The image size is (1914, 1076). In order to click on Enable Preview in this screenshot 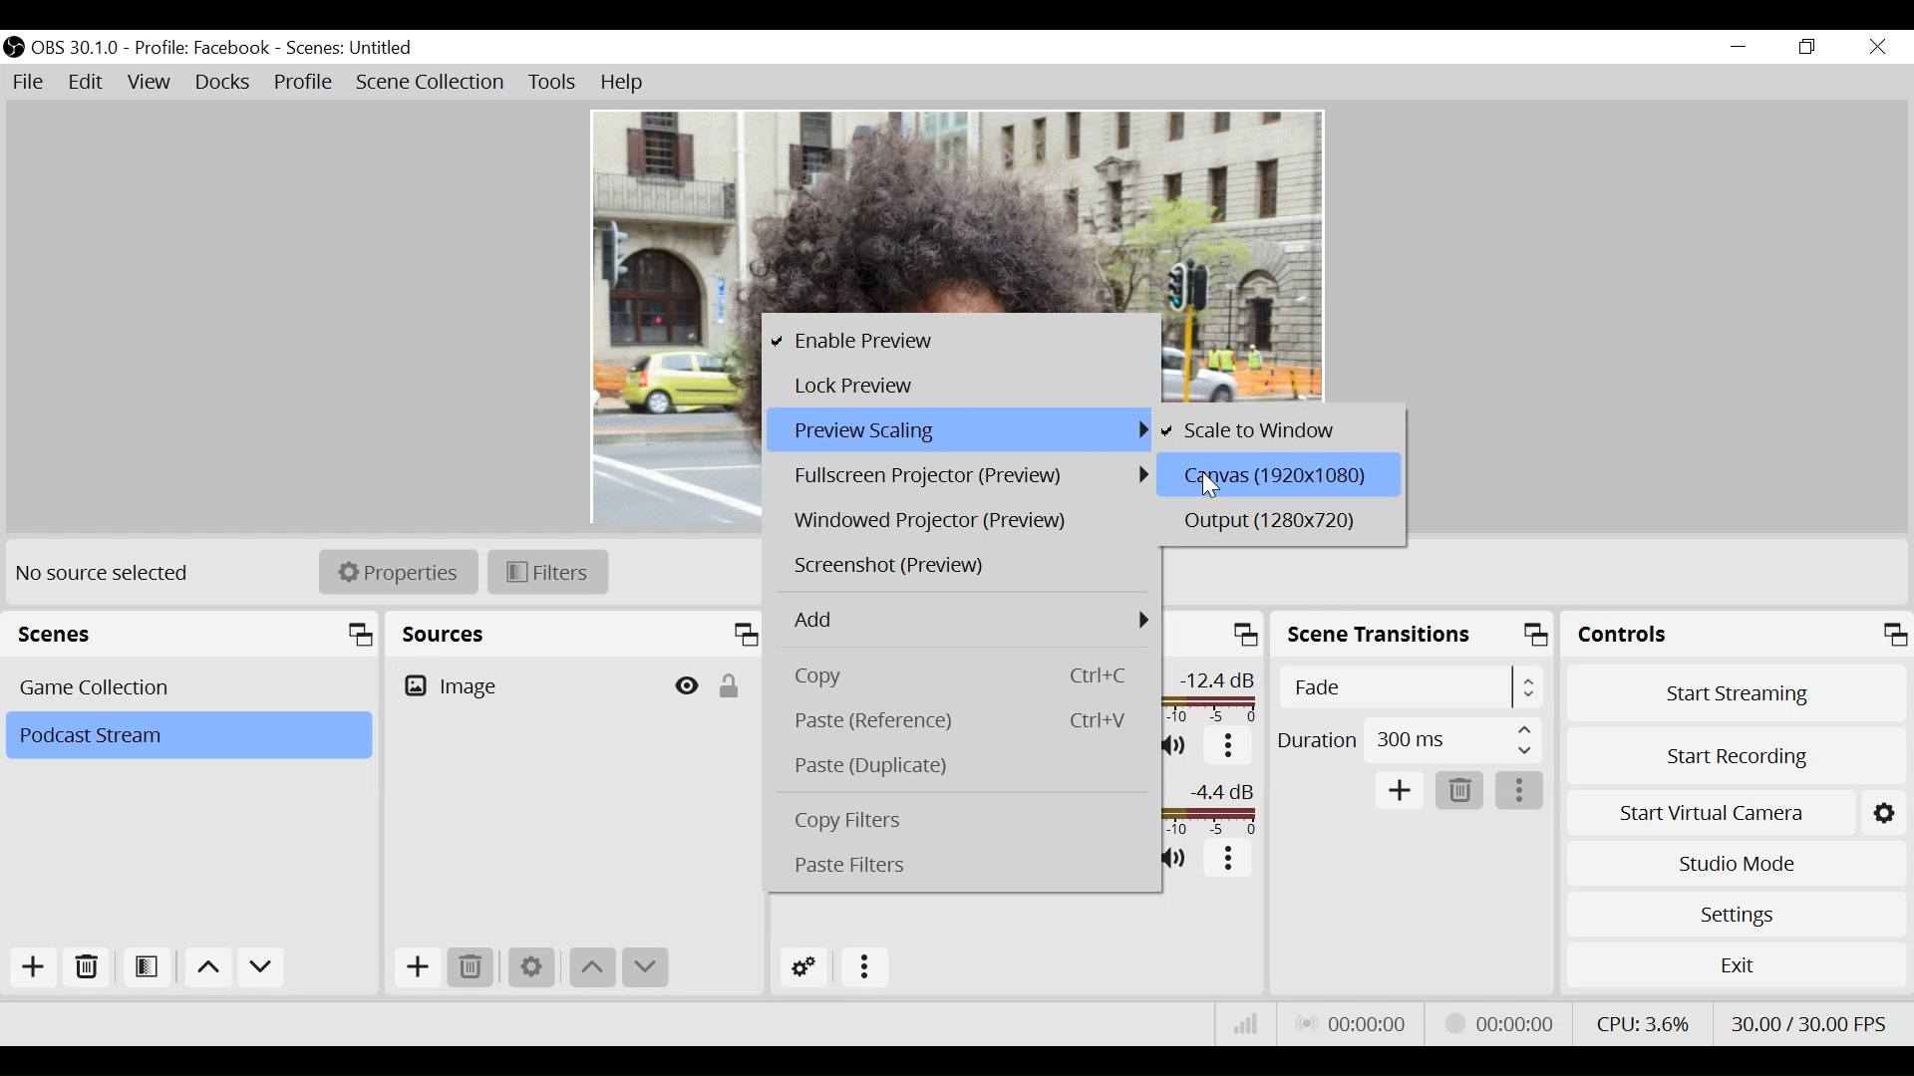, I will do `click(955, 341)`.